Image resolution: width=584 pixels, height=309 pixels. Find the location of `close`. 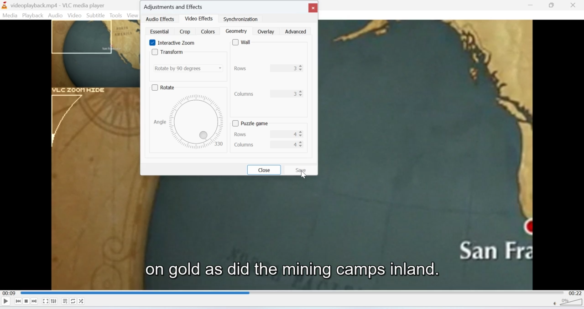

close is located at coordinates (264, 170).